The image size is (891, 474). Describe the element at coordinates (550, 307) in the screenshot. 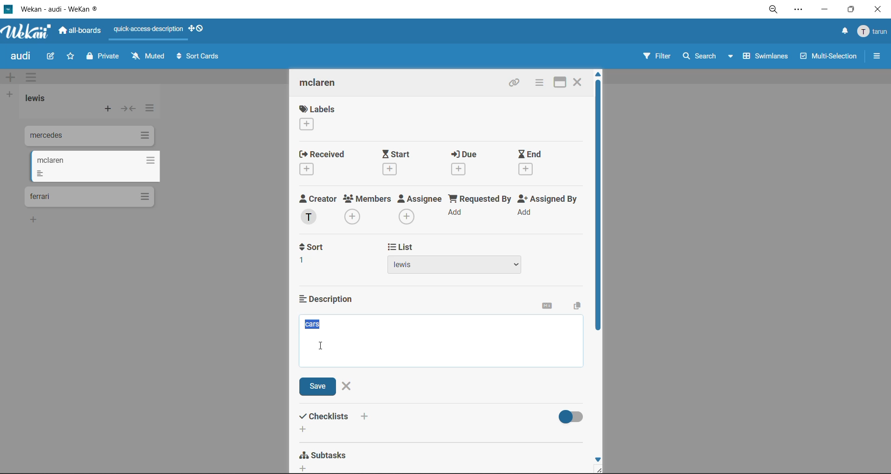

I see `markdown` at that location.